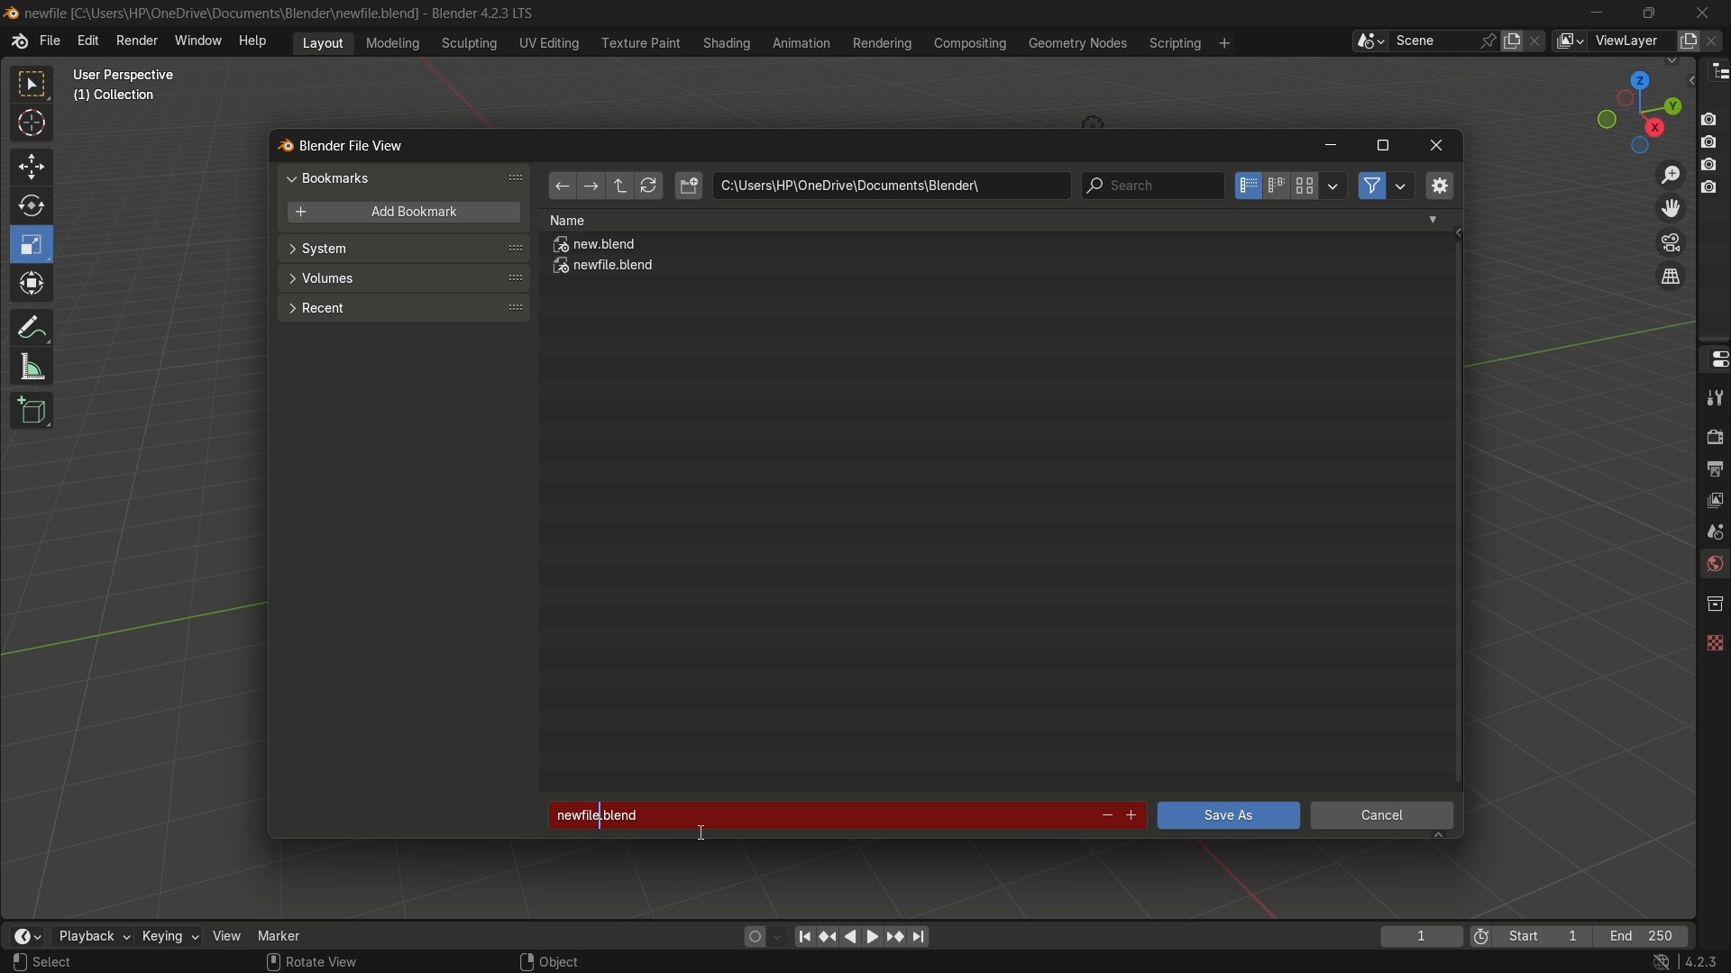 This screenshot has height=973, width=1731. Describe the element at coordinates (137, 39) in the screenshot. I see `render menu` at that location.